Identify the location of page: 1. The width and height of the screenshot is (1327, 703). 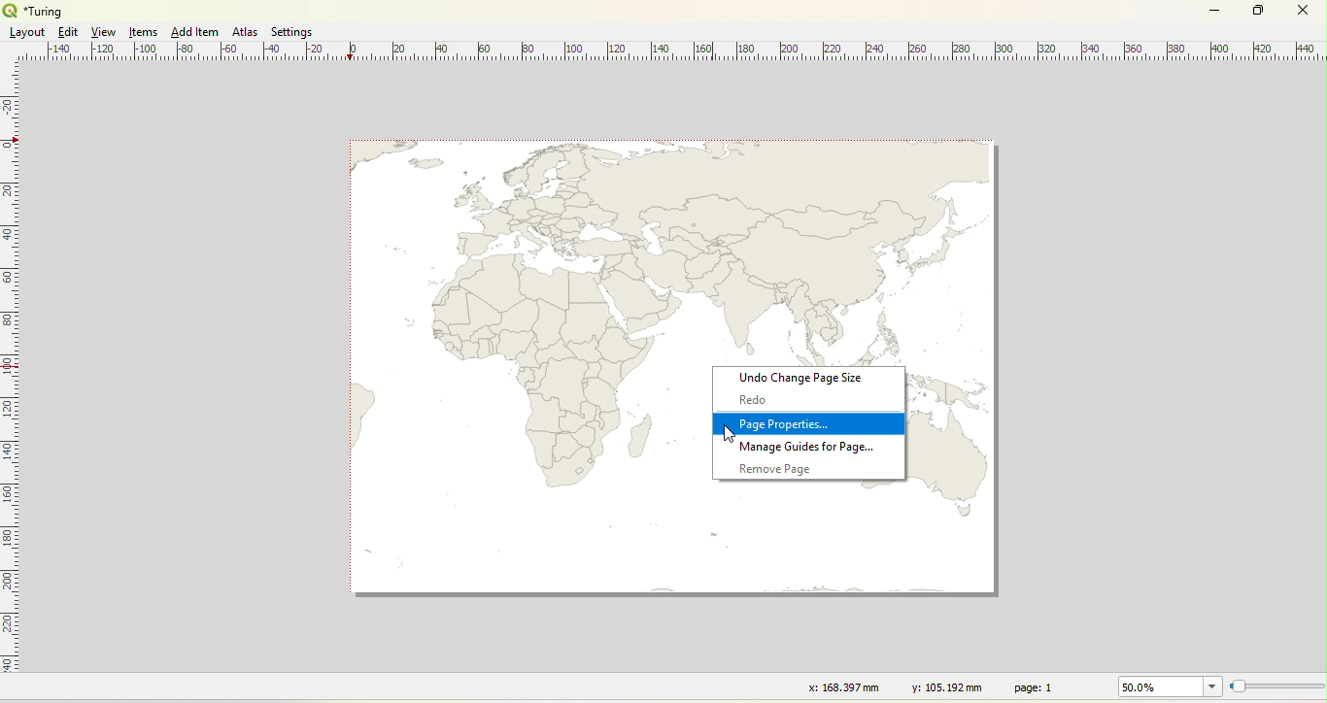
(1037, 686).